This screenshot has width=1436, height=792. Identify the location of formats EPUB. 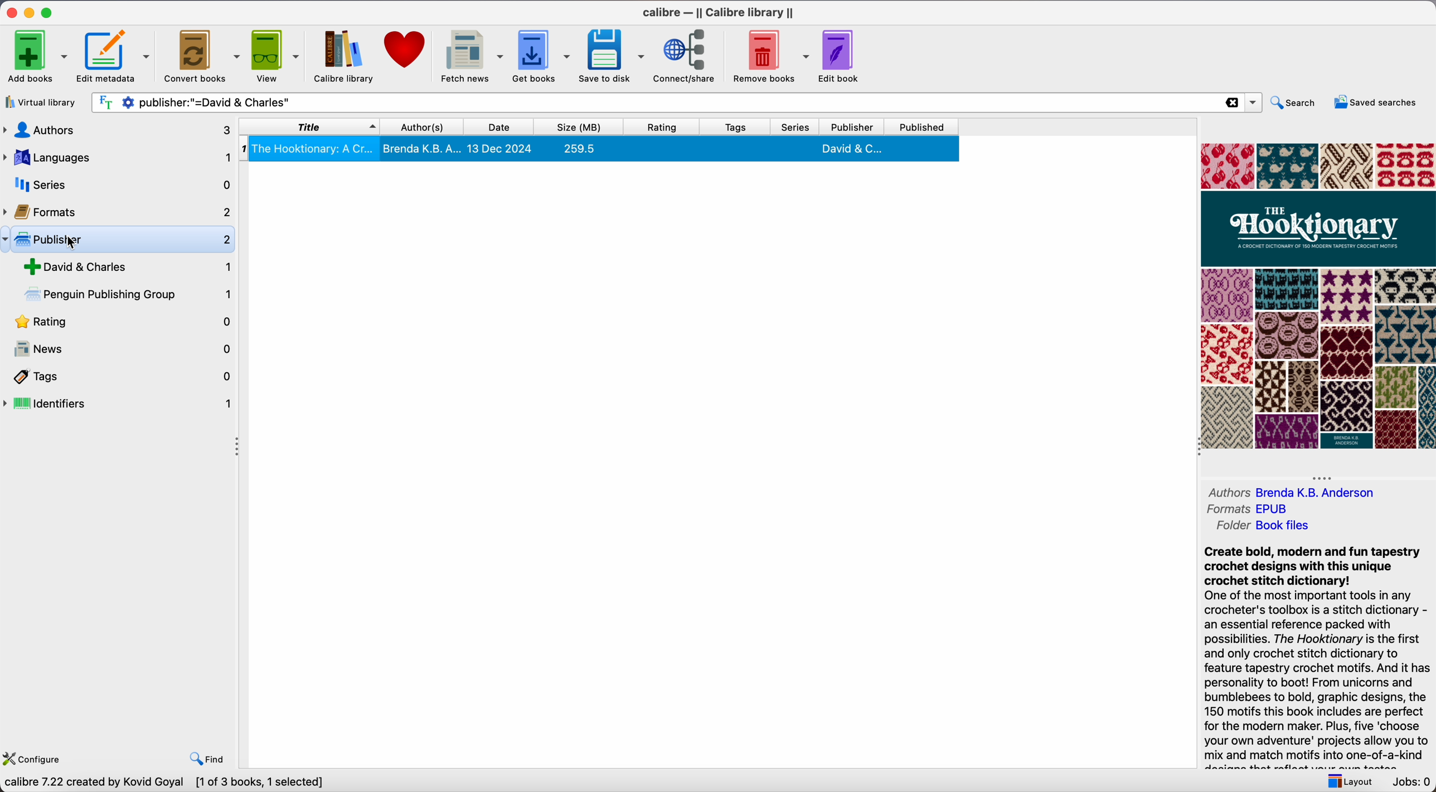
(1253, 508).